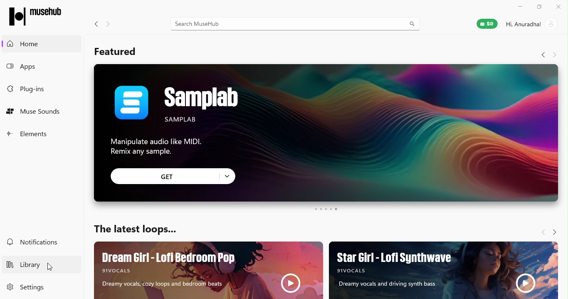 Image resolution: width=568 pixels, height=299 pixels. What do you see at coordinates (40, 89) in the screenshot?
I see `Plug-ins` at bounding box center [40, 89].